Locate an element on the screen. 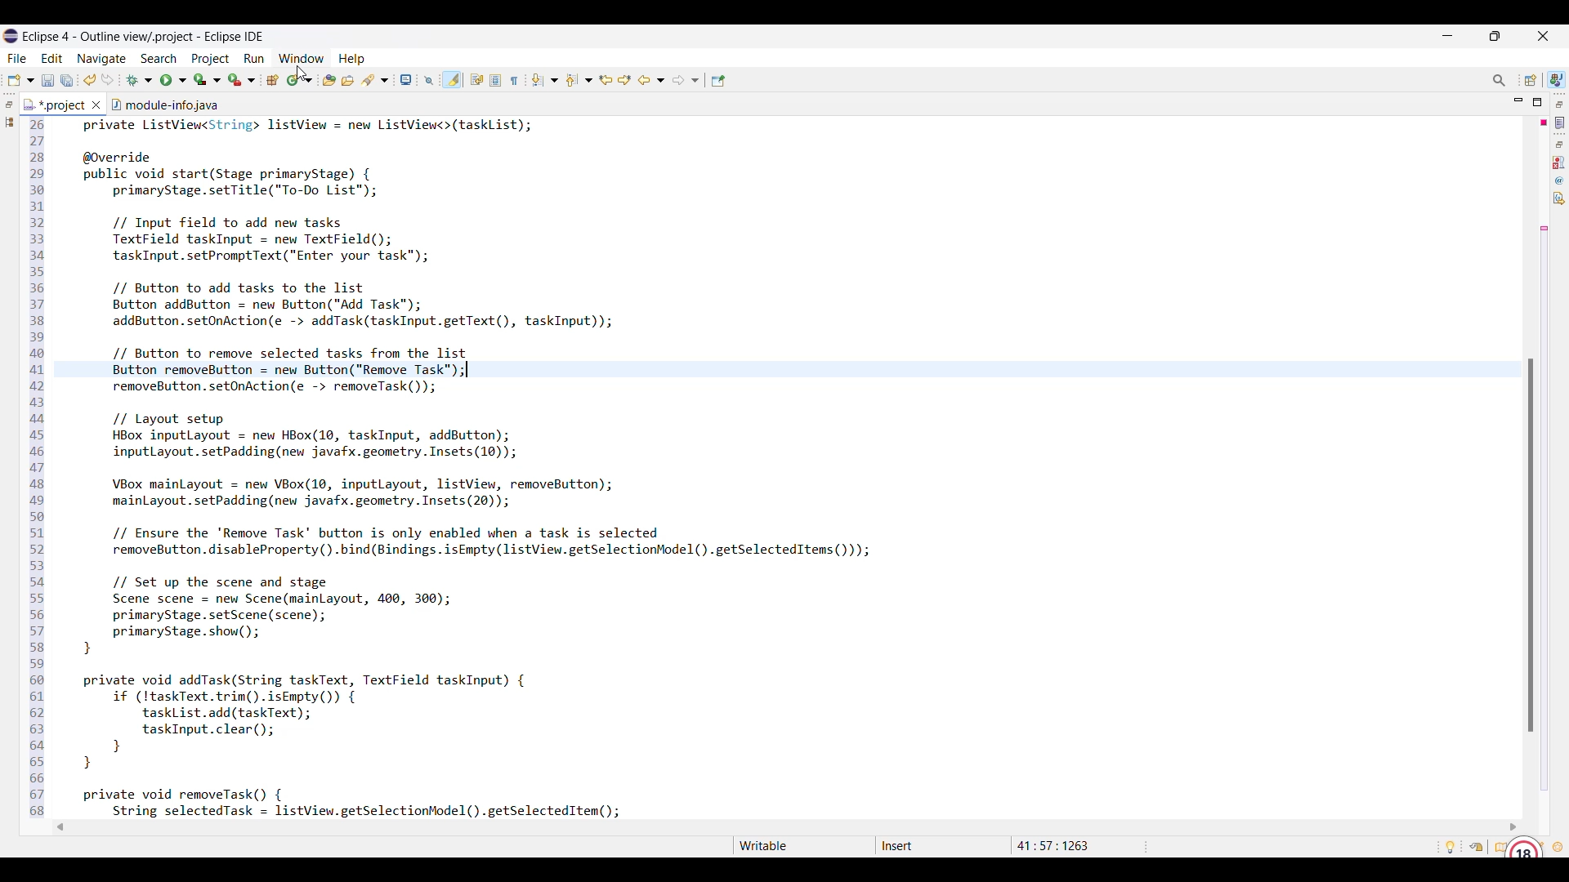 The image size is (1569, 882). Redo is located at coordinates (108, 79).